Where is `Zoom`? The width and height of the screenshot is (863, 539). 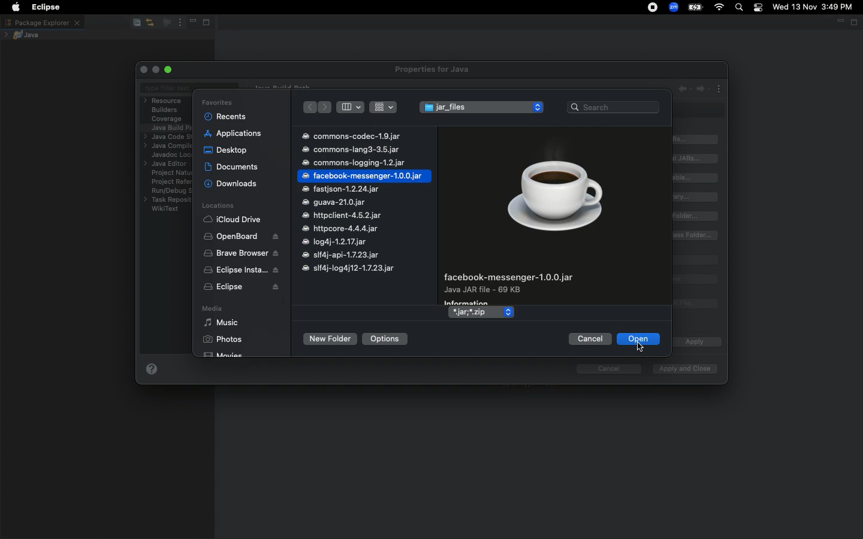
Zoom is located at coordinates (674, 7).